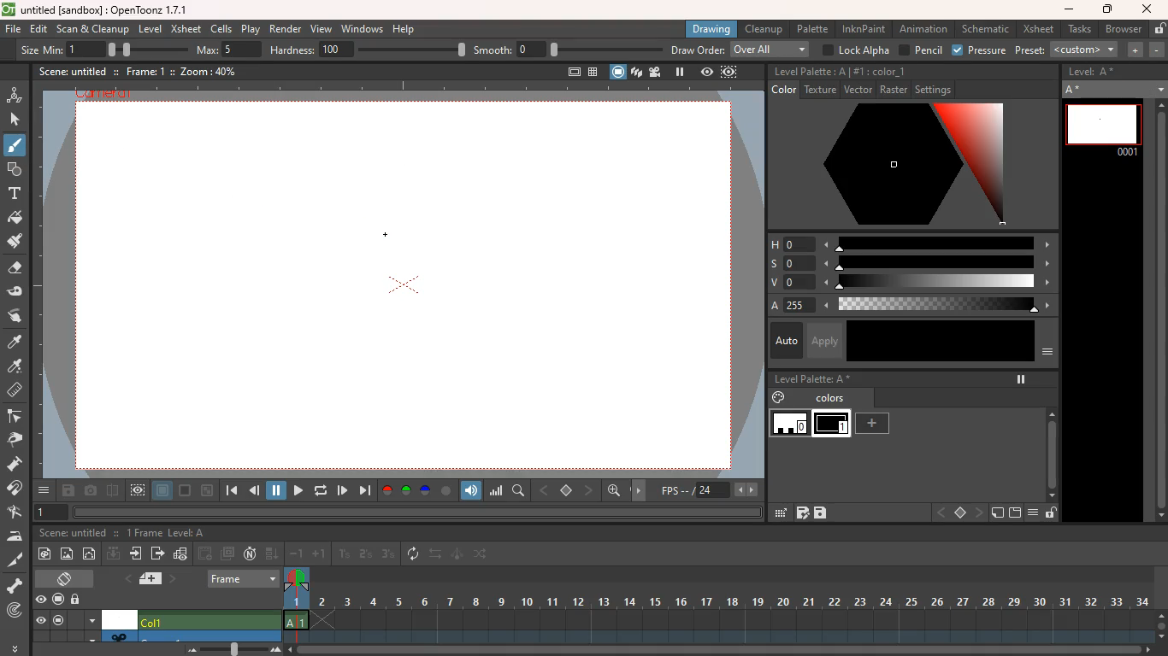 The width and height of the screenshot is (1168, 656). What do you see at coordinates (520, 491) in the screenshot?
I see `find` at bounding box center [520, 491].